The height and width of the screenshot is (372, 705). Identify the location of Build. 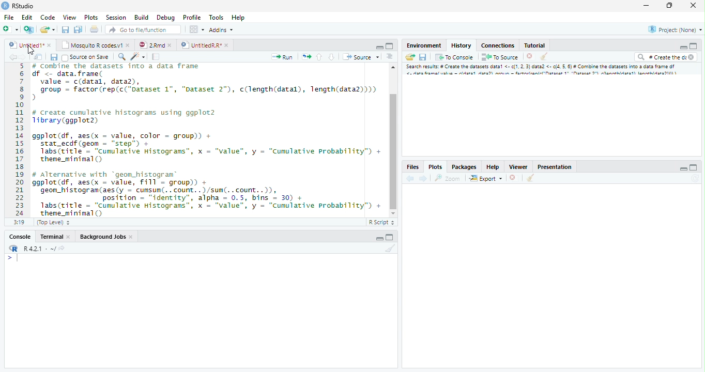
(142, 18).